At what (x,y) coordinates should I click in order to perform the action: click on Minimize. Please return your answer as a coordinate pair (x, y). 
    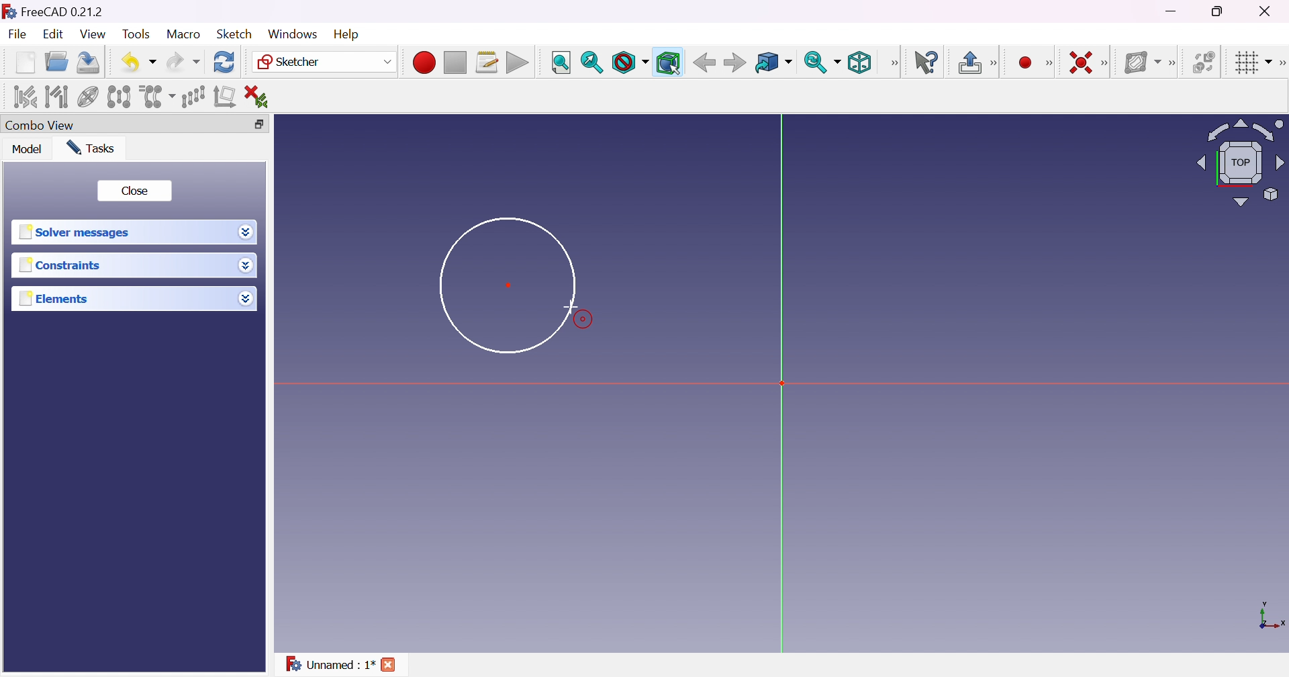
    Looking at the image, I should click on (1172, 11).